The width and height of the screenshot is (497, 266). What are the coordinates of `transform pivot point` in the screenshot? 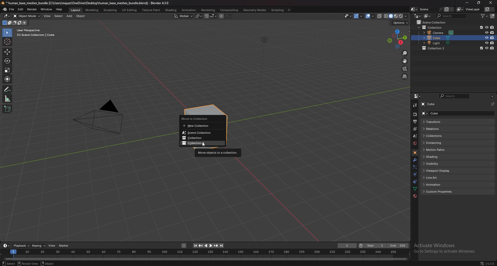 It's located at (199, 16).